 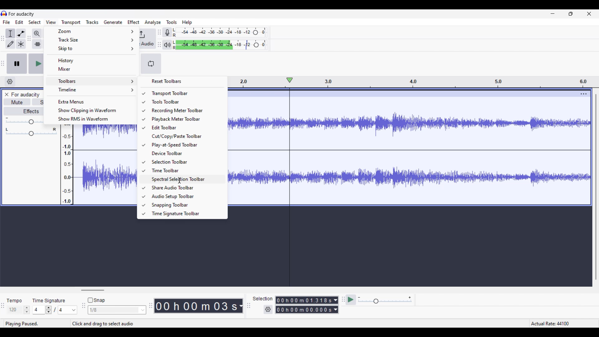 I want to click on Tools toolbar, so click(x=184, y=102).